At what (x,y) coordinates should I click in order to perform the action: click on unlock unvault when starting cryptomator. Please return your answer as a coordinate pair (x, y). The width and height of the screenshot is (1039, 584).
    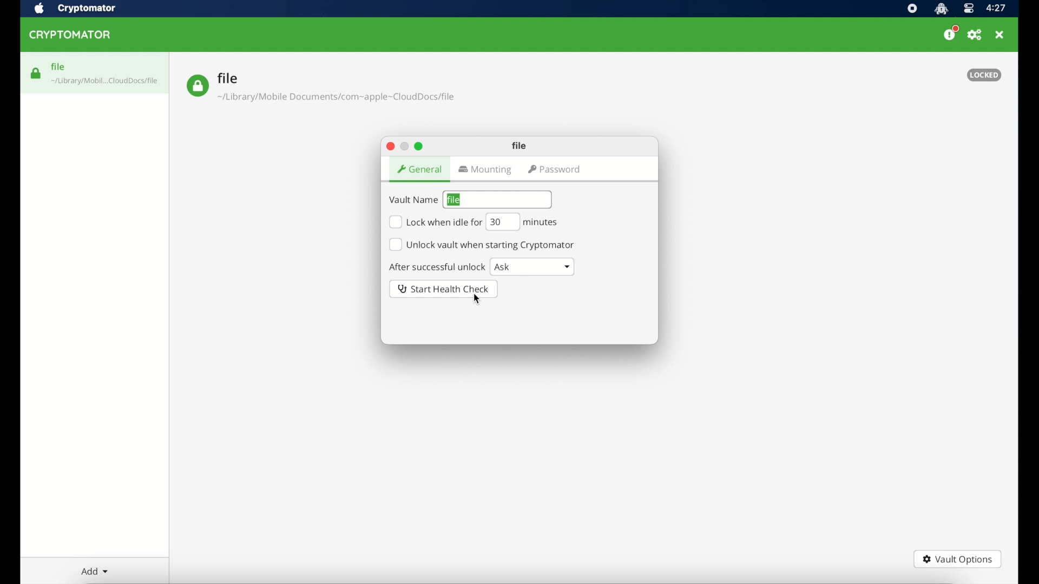
    Looking at the image, I should click on (483, 244).